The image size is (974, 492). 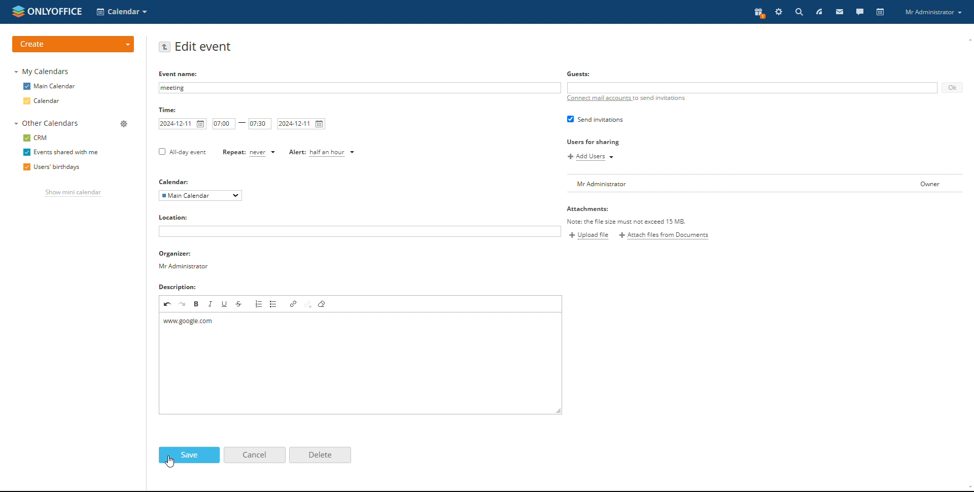 What do you see at coordinates (240, 304) in the screenshot?
I see `strikethrough` at bounding box center [240, 304].